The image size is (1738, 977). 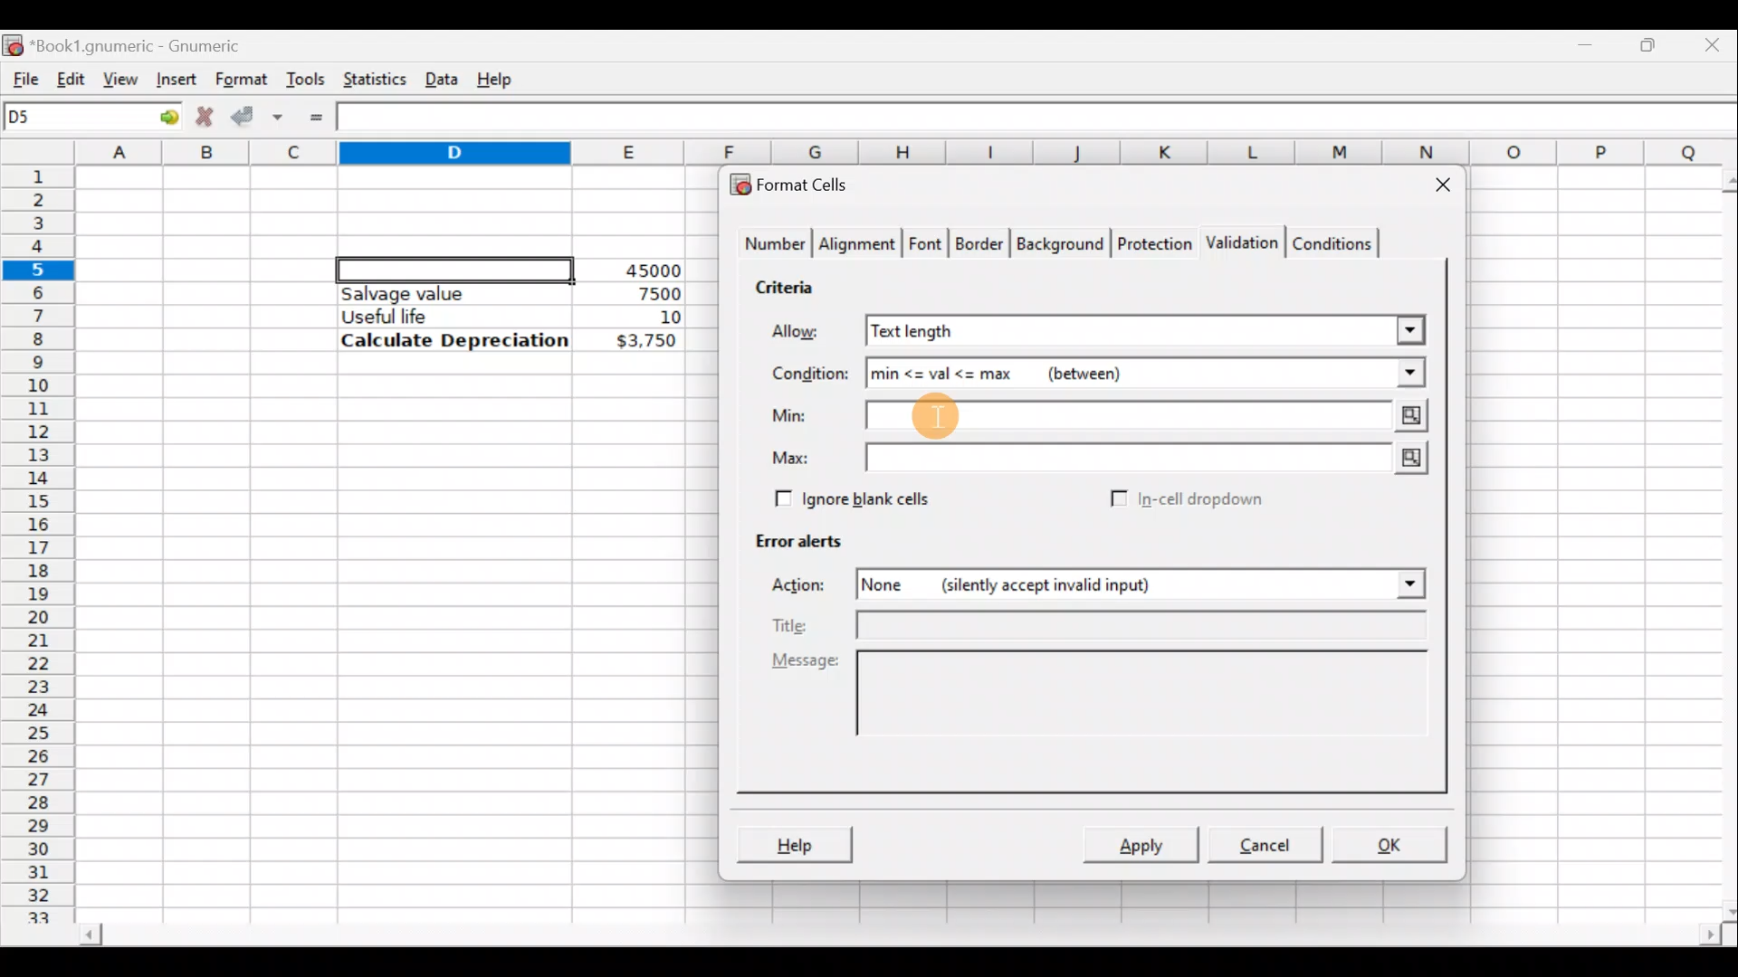 I want to click on Book1.gnumeric - Gnumeric, so click(x=148, y=44).